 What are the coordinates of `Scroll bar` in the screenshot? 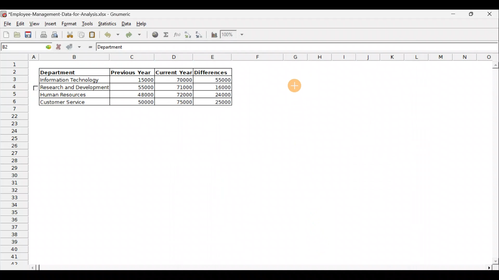 It's located at (494, 163).